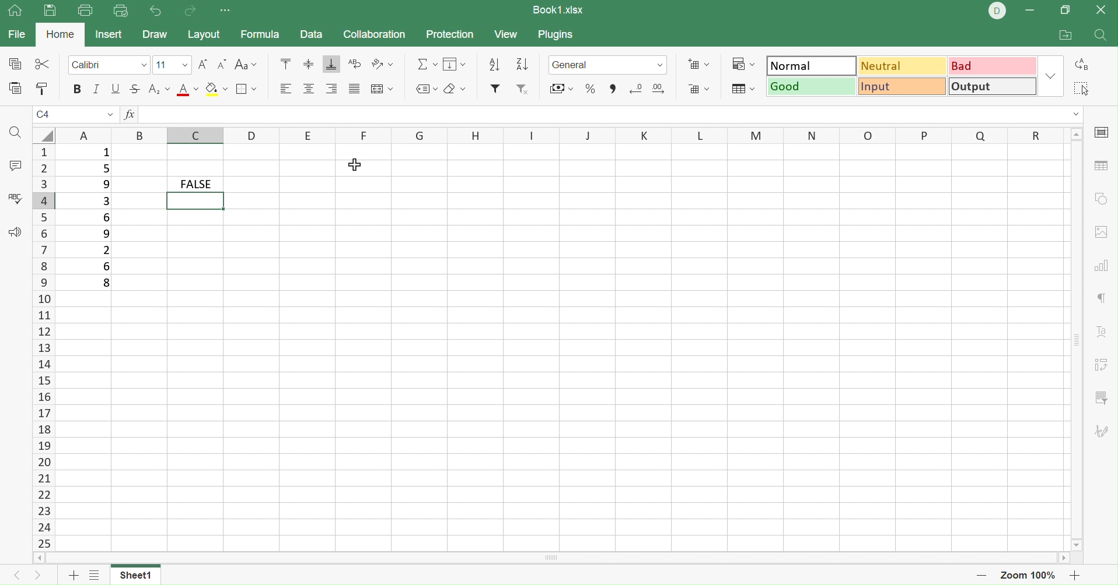 The width and height of the screenshot is (1118, 585). I want to click on 5, so click(104, 169).